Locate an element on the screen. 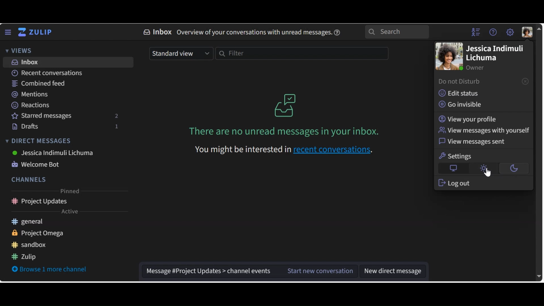 The height and width of the screenshot is (306, 544). Automatic theme is located at coordinates (454, 169).